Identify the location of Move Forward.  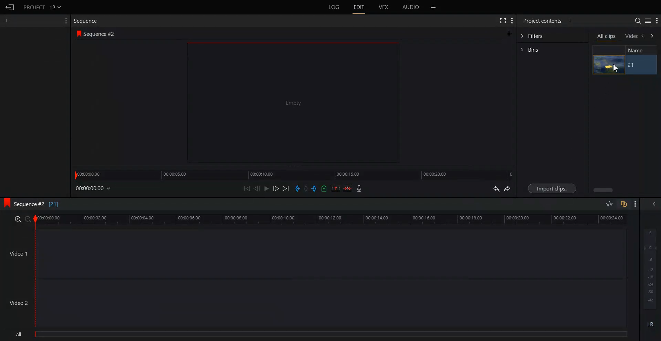
(286, 188).